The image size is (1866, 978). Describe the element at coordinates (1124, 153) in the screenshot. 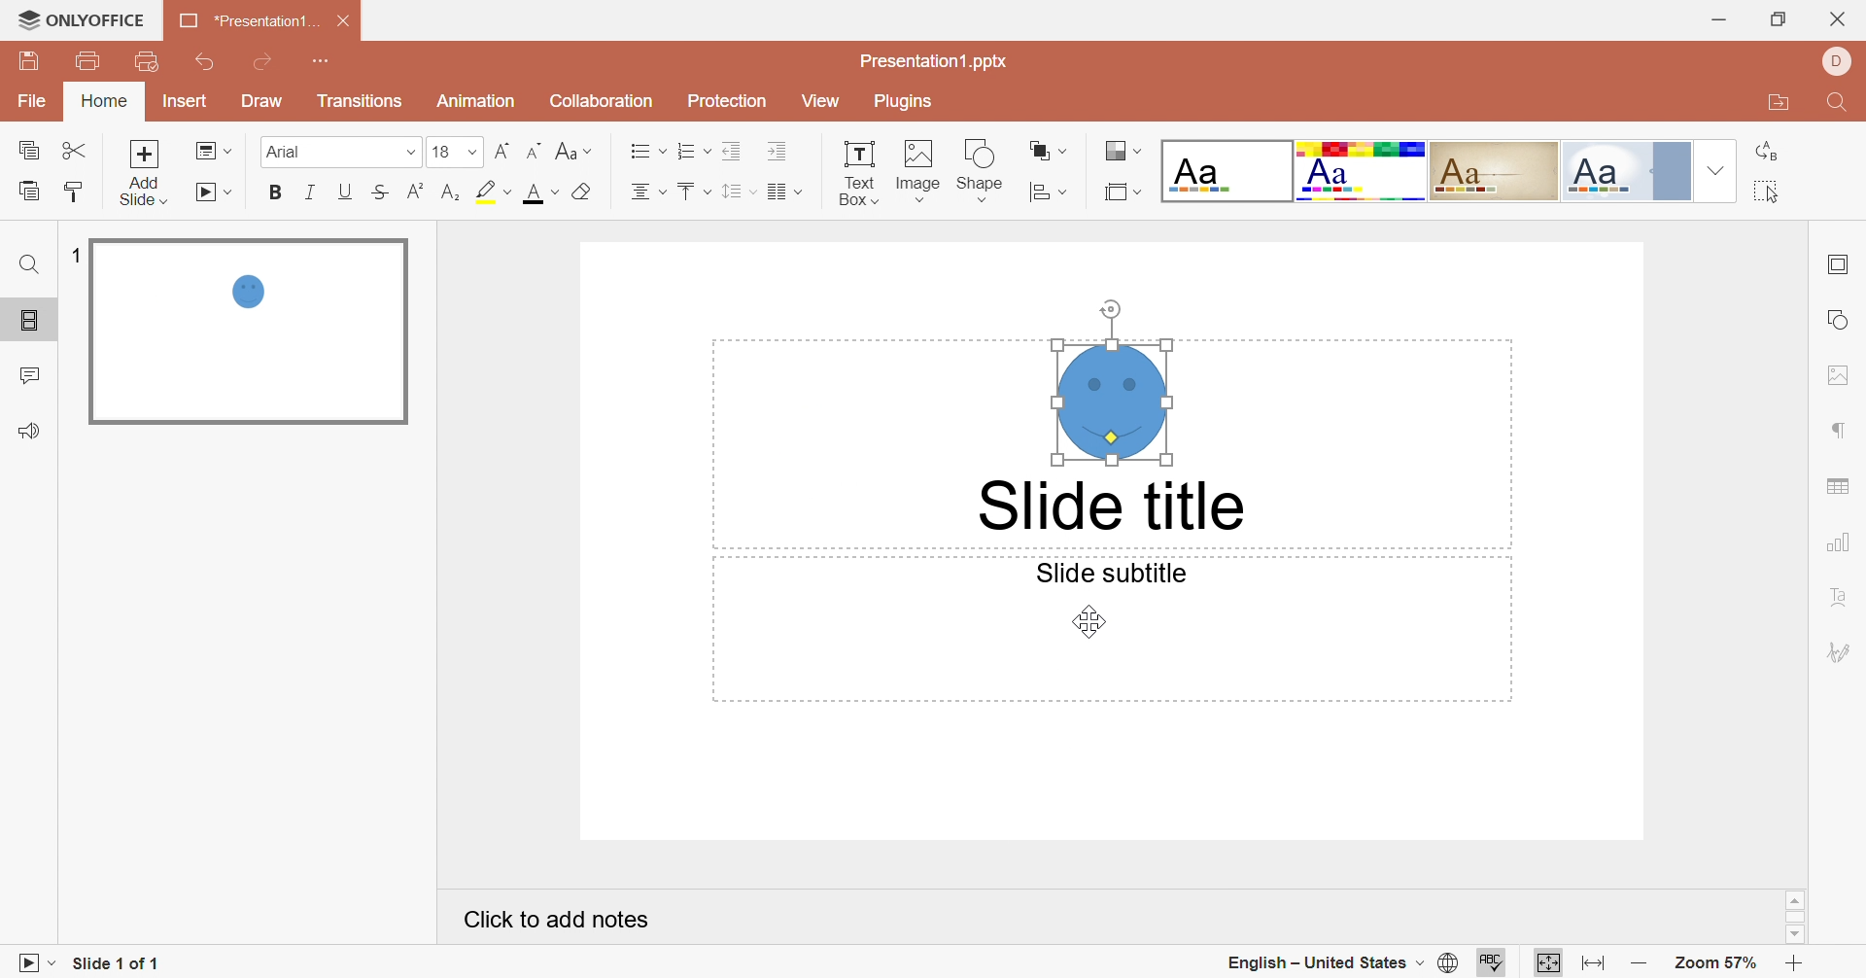

I see `Change color settings` at that location.